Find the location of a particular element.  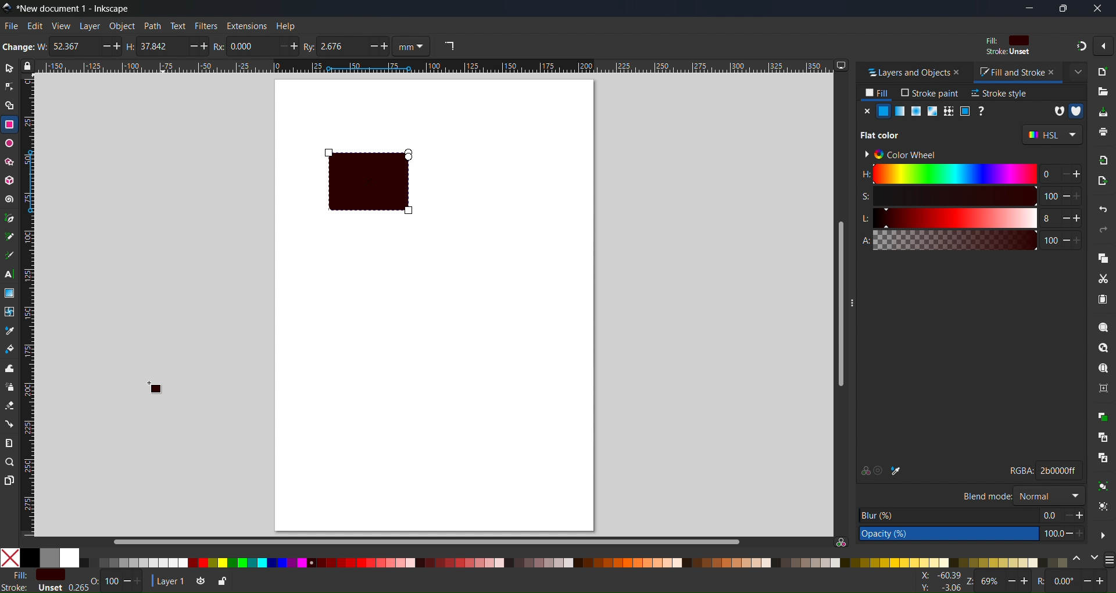

cursor is located at coordinates (126, 34).